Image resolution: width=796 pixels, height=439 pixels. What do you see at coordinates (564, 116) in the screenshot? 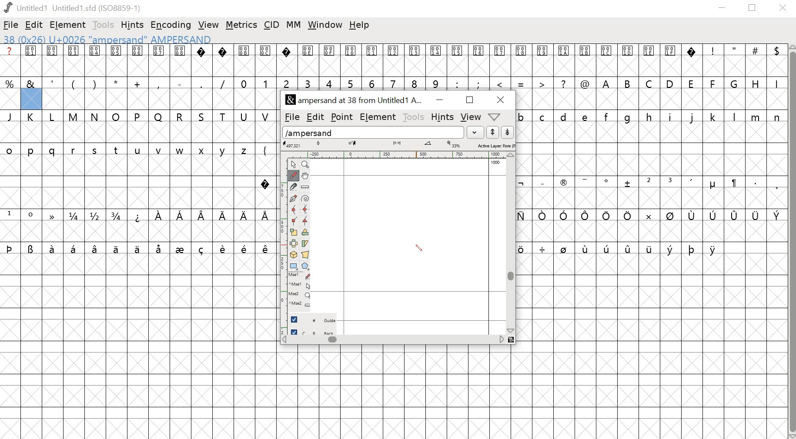
I see `d` at bounding box center [564, 116].